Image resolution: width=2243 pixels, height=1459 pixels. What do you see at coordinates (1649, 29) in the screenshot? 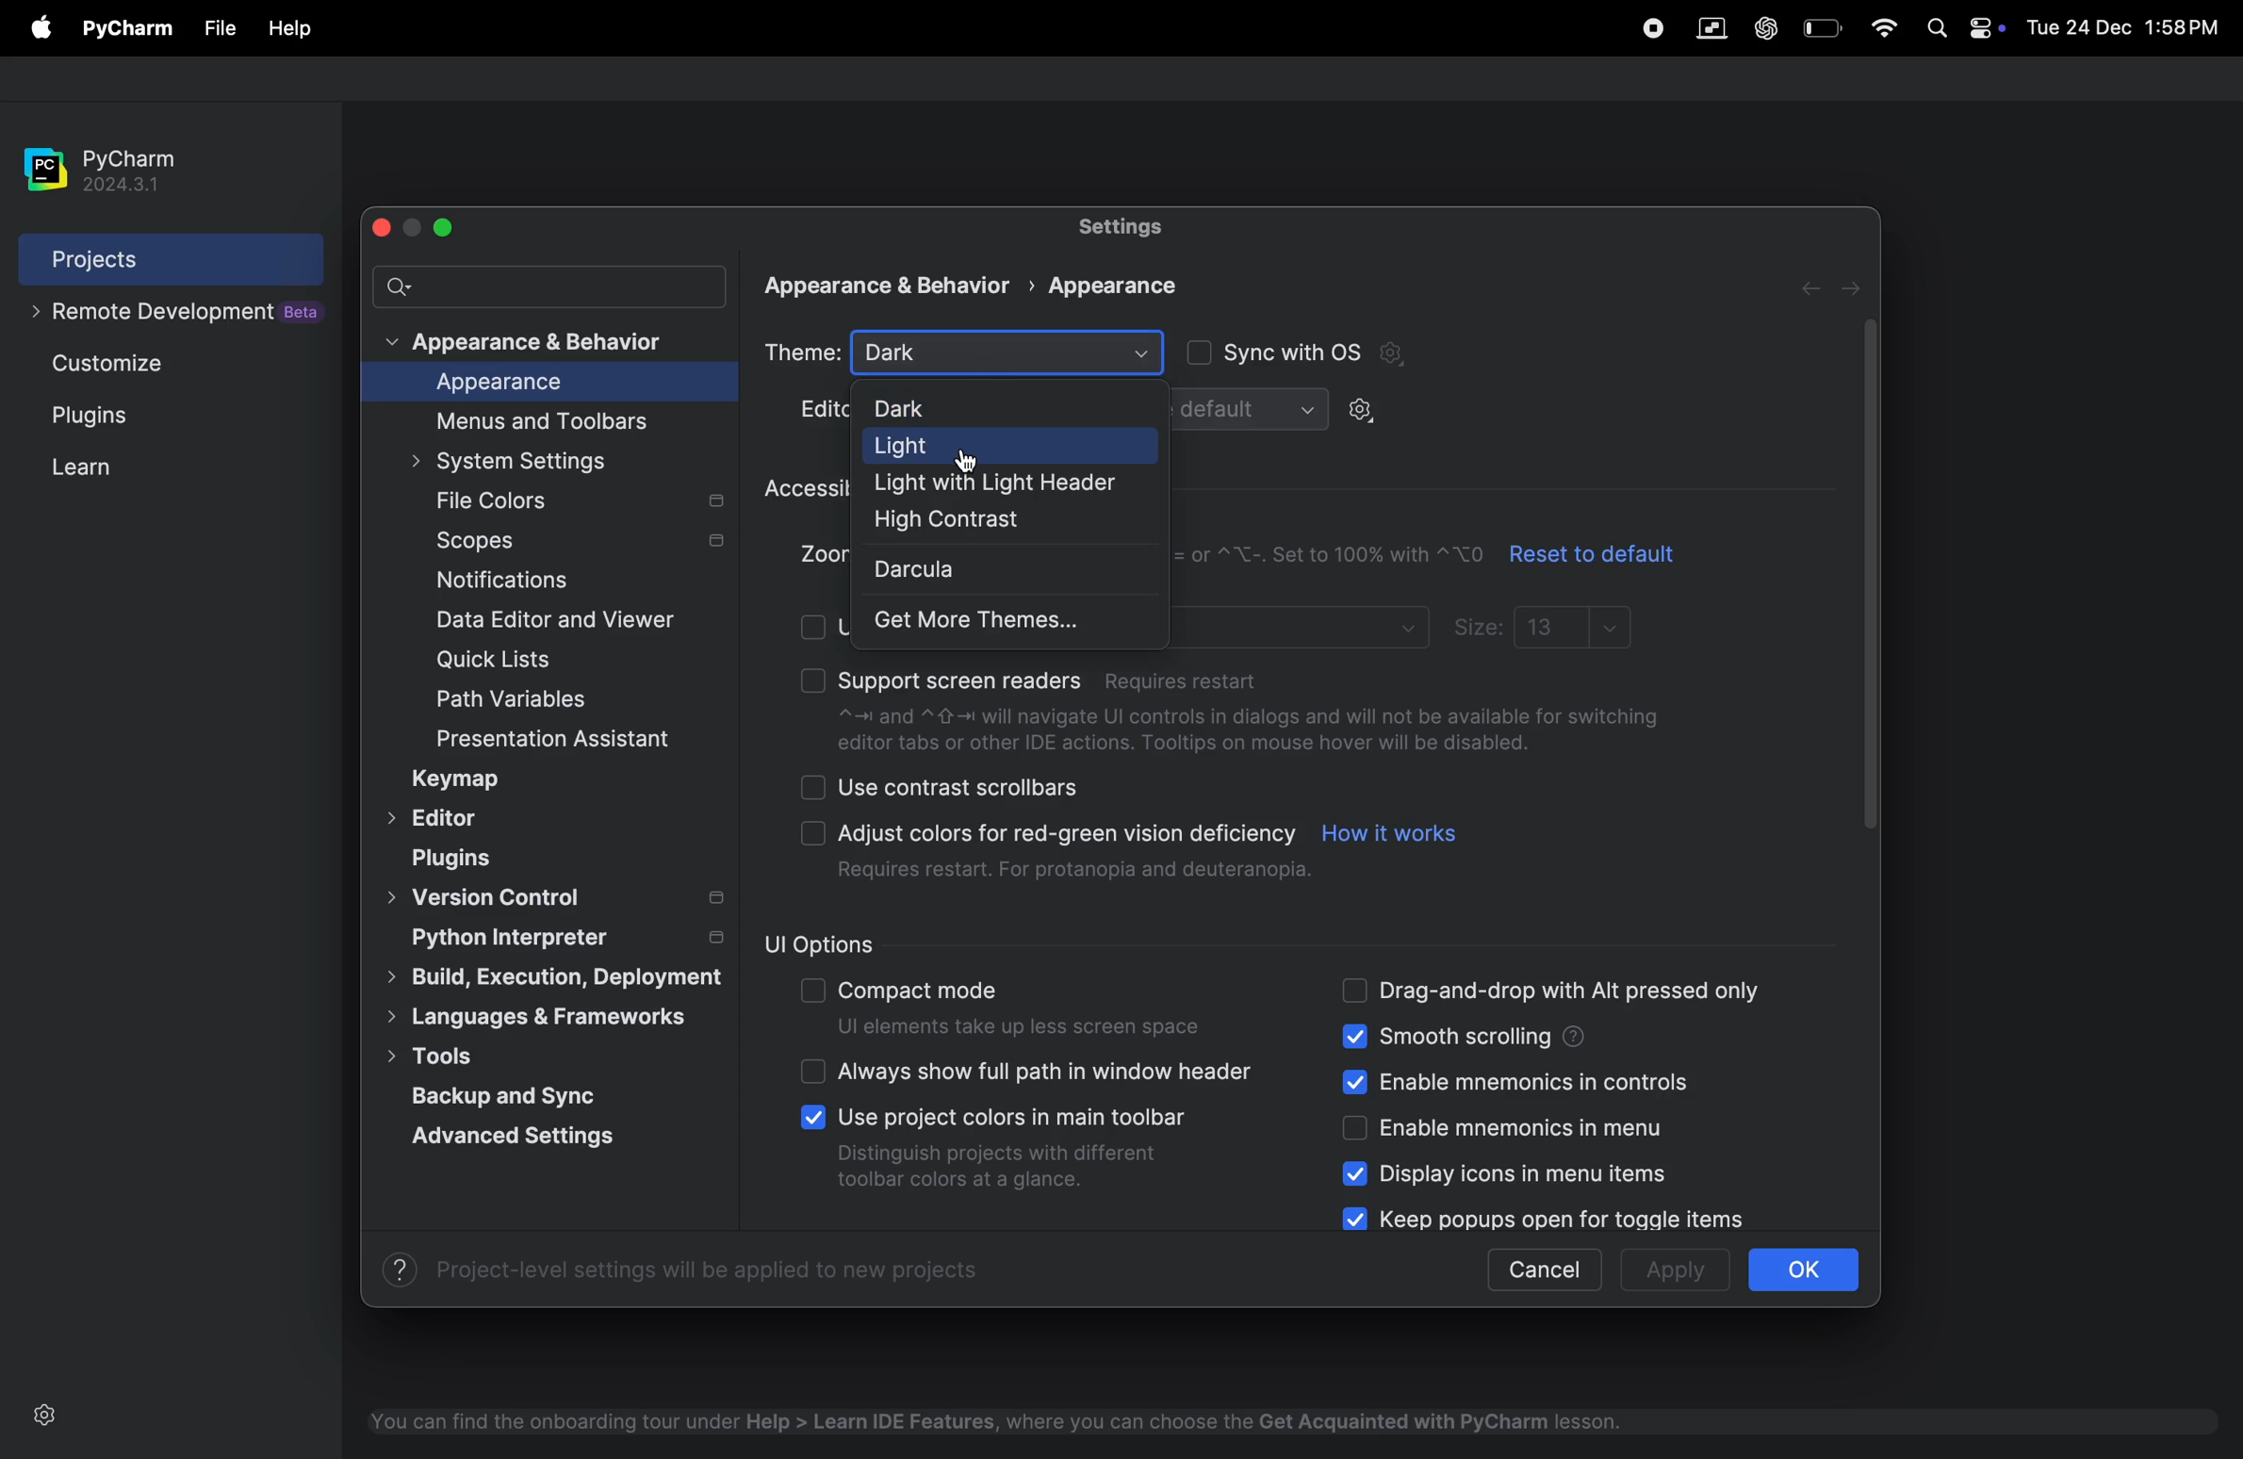
I see `record` at bounding box center [1649, 29].